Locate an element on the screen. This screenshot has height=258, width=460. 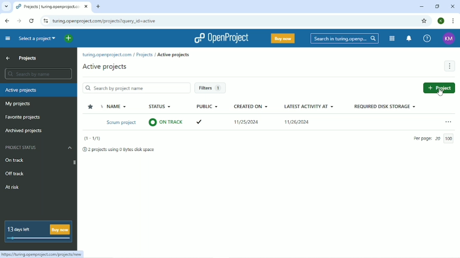
11/25/2024 is located at coordinates (245, 123).